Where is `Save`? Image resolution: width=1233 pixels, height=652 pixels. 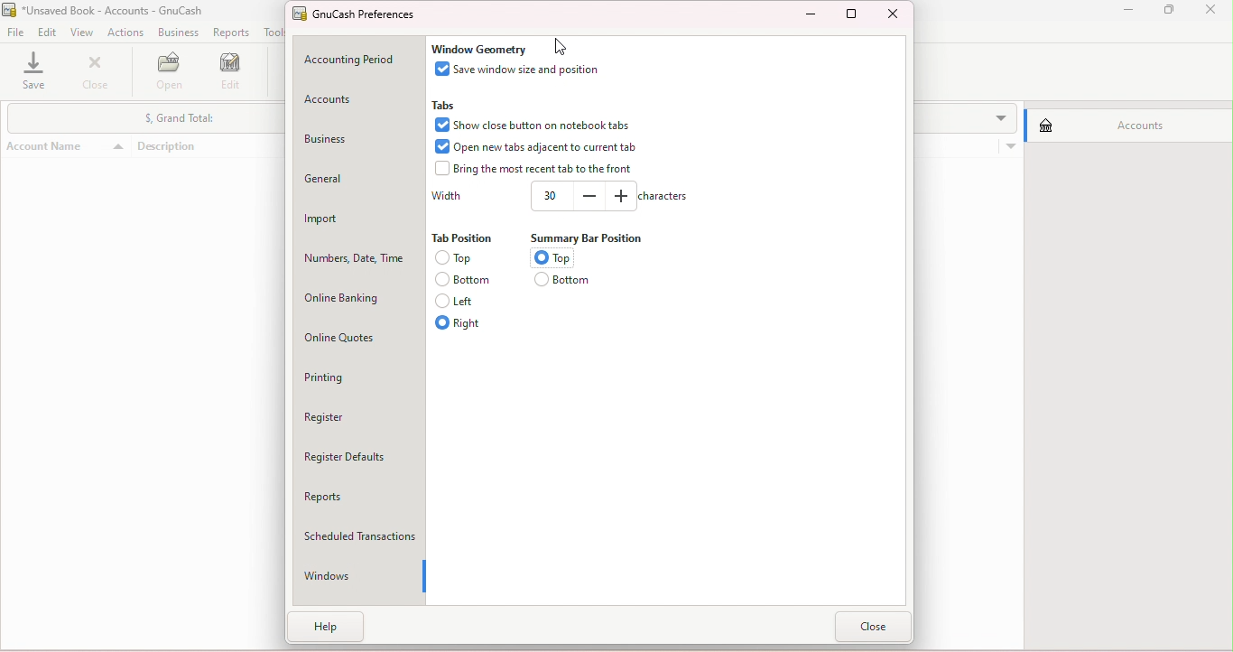
Save is located at coordinates (37, 73).